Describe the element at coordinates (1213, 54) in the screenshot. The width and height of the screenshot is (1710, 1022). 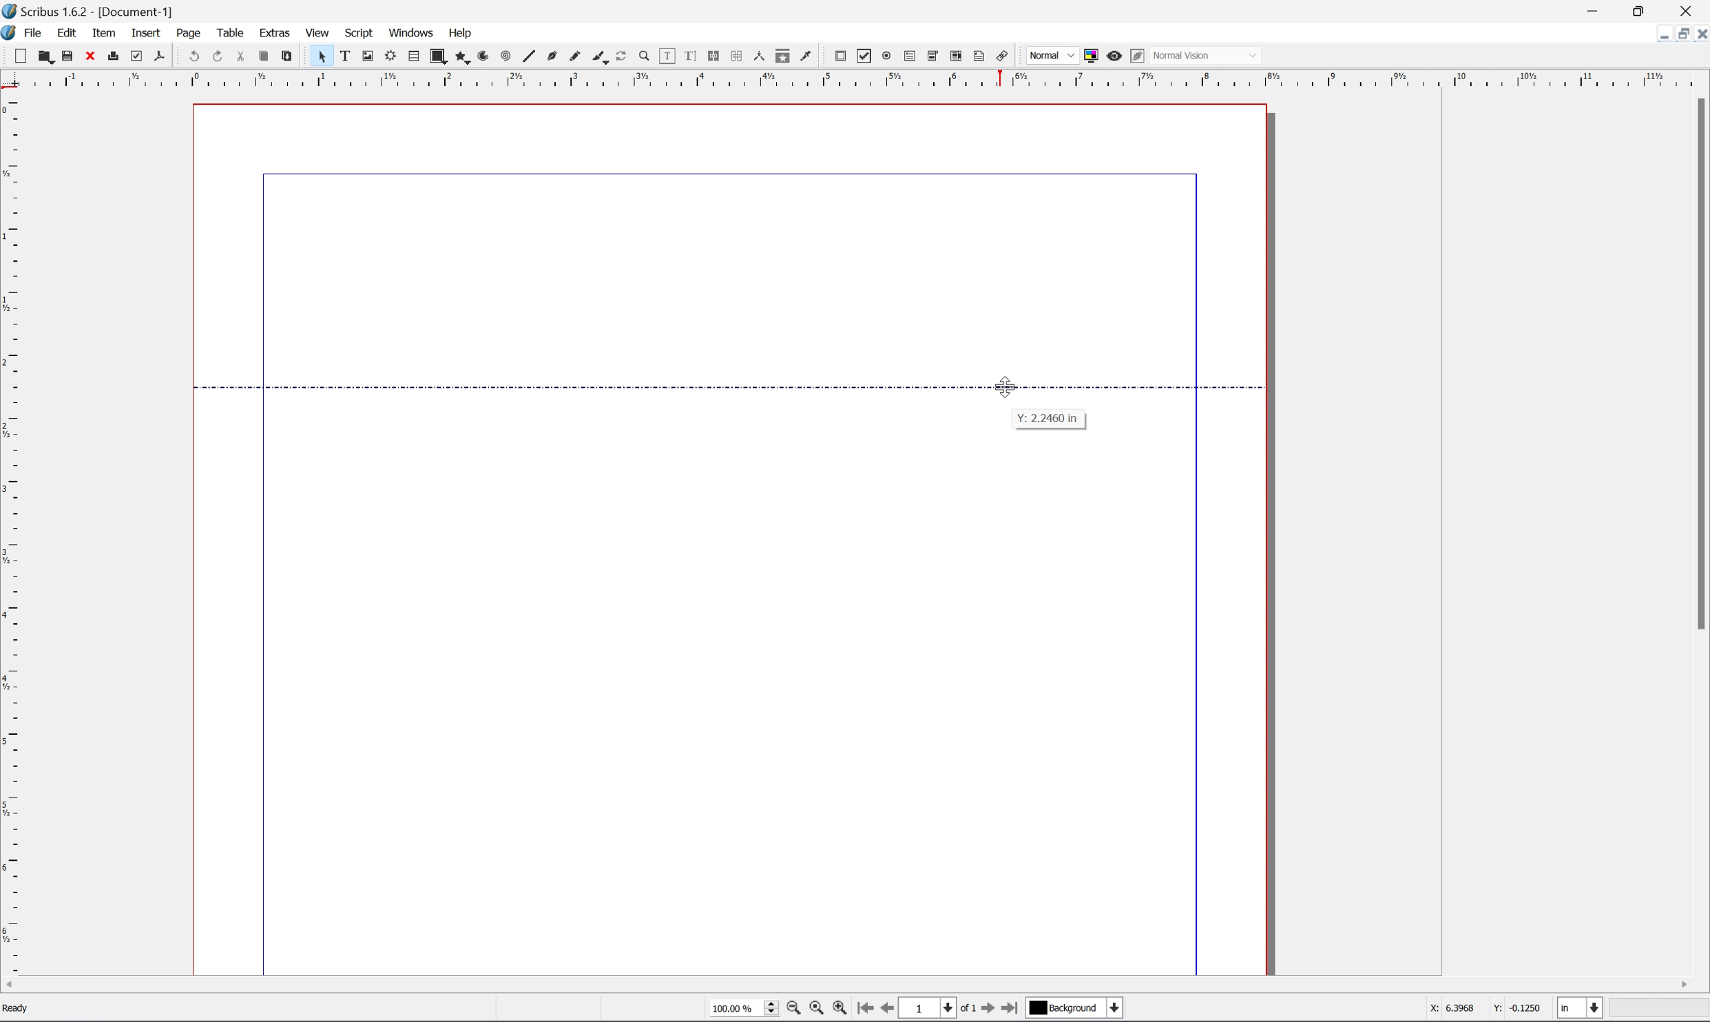
I see `Normal Vision` at that location.